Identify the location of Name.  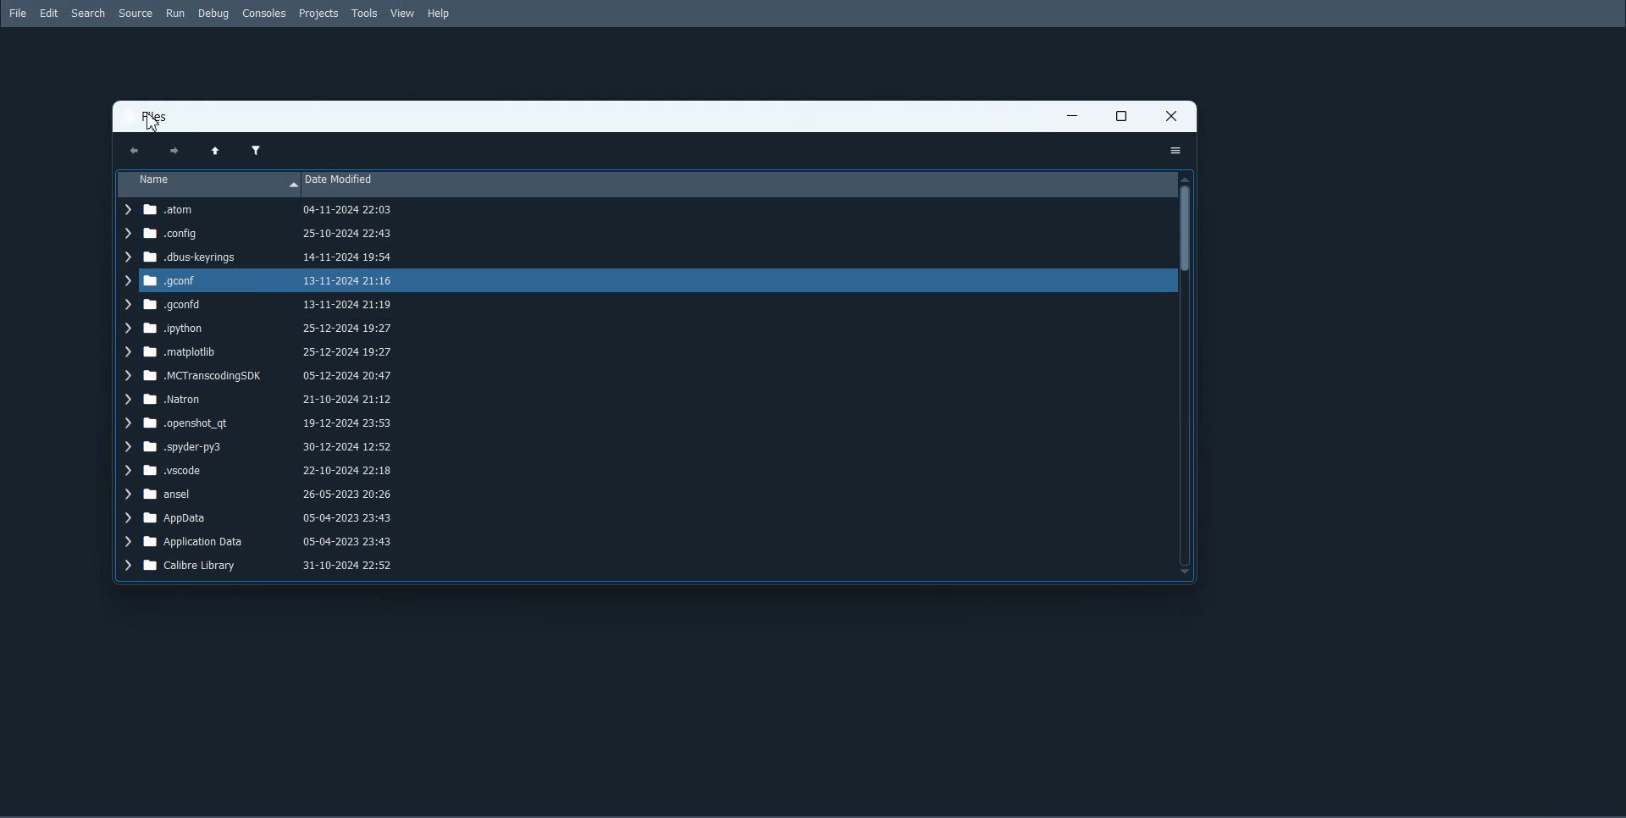
(208, 182).